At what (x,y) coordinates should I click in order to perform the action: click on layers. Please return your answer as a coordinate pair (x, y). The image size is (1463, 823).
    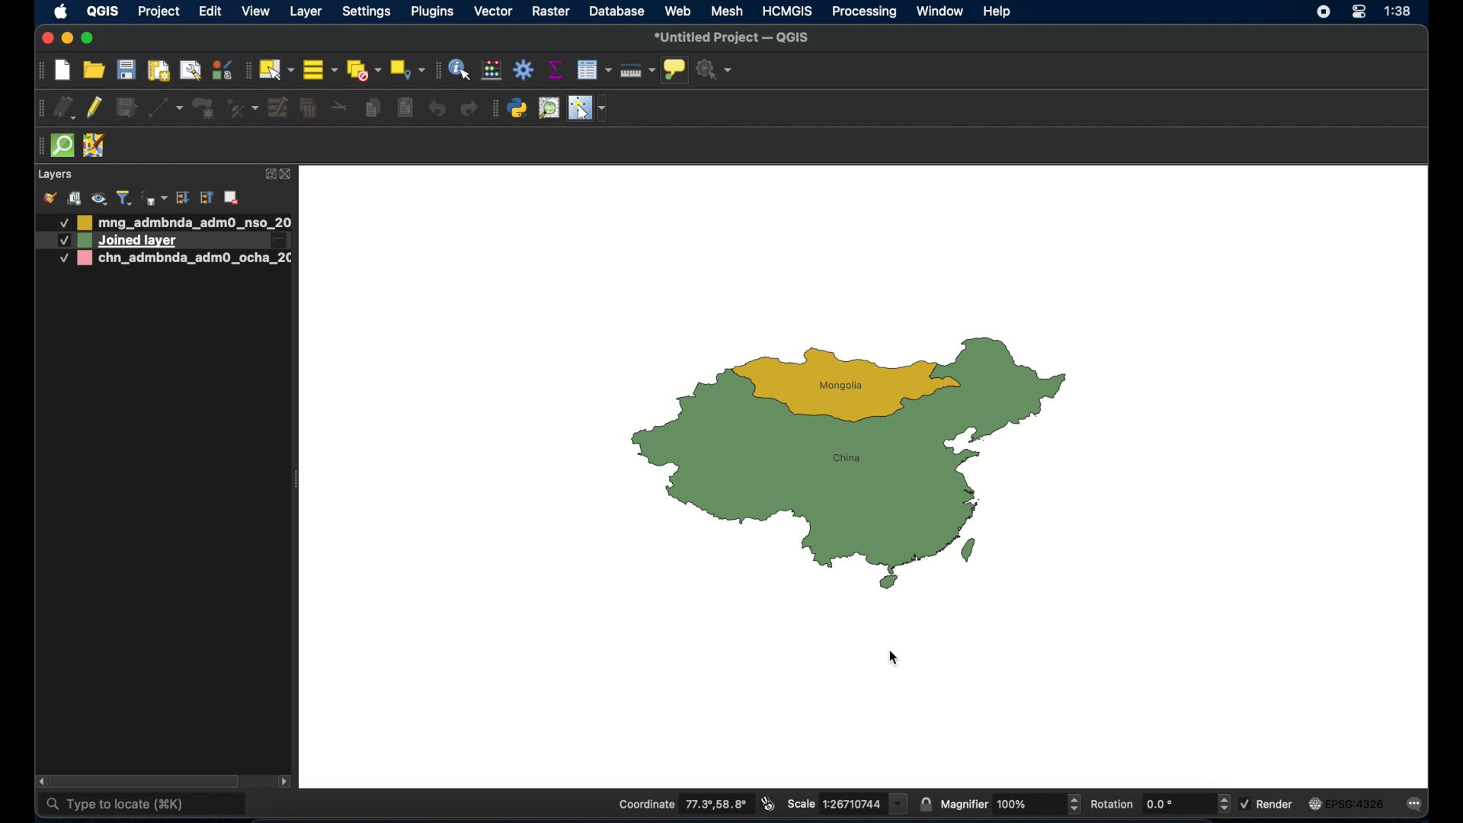
    Looking at the image, I should click on (54, 175).